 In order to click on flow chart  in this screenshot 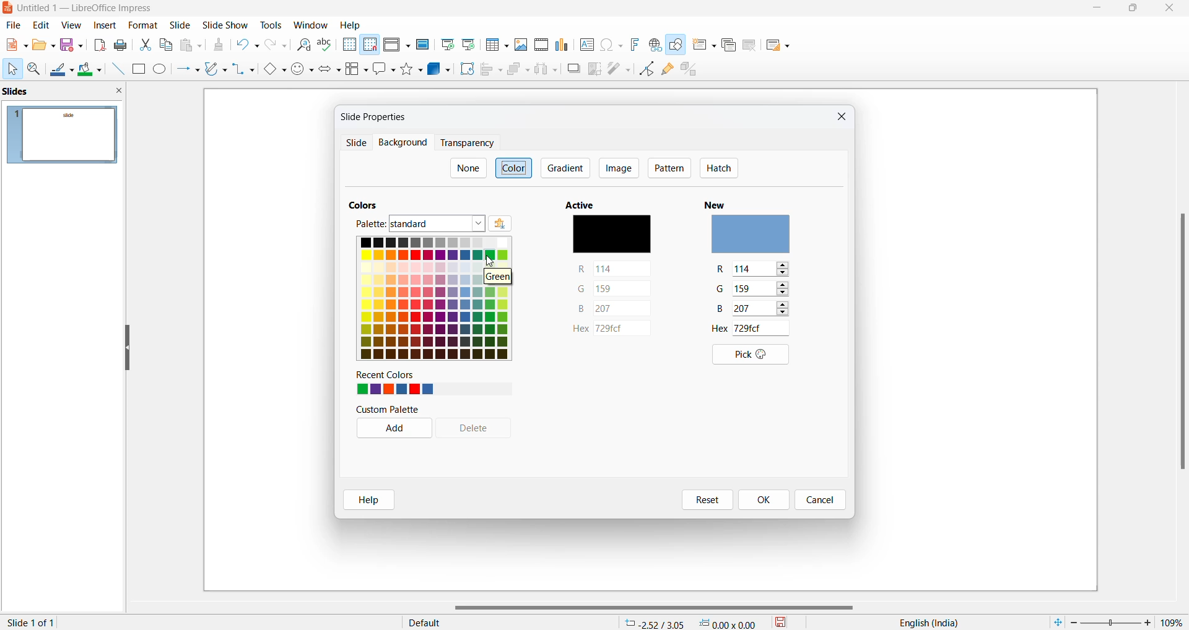, I will do `click(357, 69)`.